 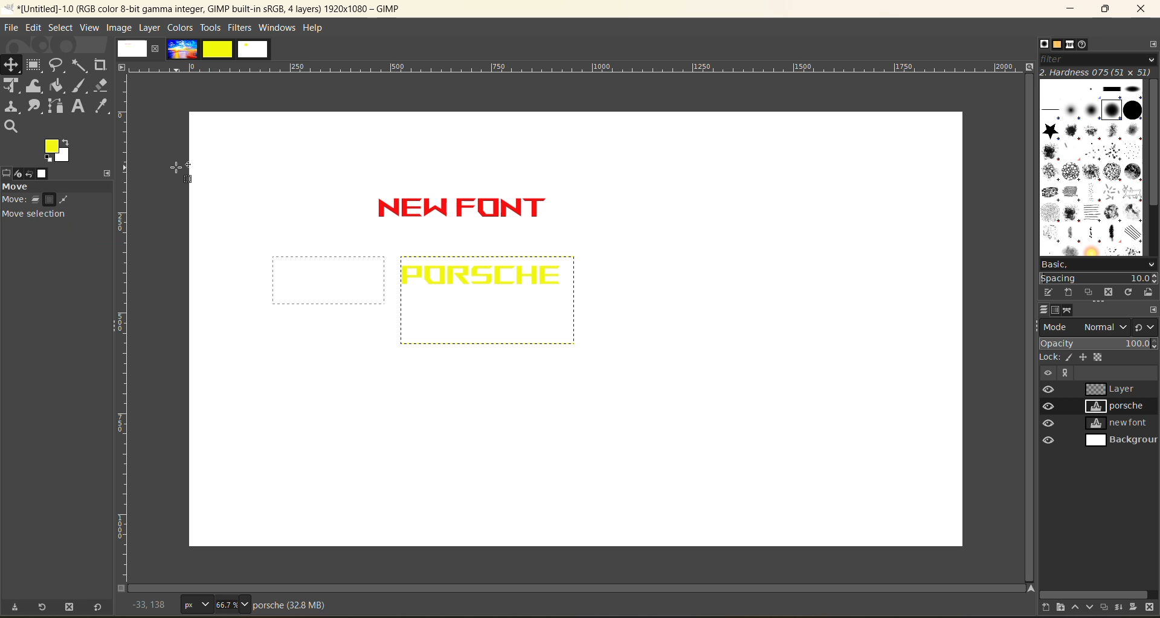 What do you see at coordinates (80, 65) in the screenshot?
I see `fuzzy text tool` at bounding box center [80, 65].